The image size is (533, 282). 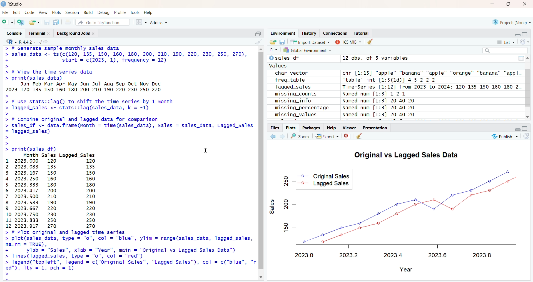 What do you see at coordinates (120, 12) in the screenshot?
I see `profile` at bounding box center [120, 12].